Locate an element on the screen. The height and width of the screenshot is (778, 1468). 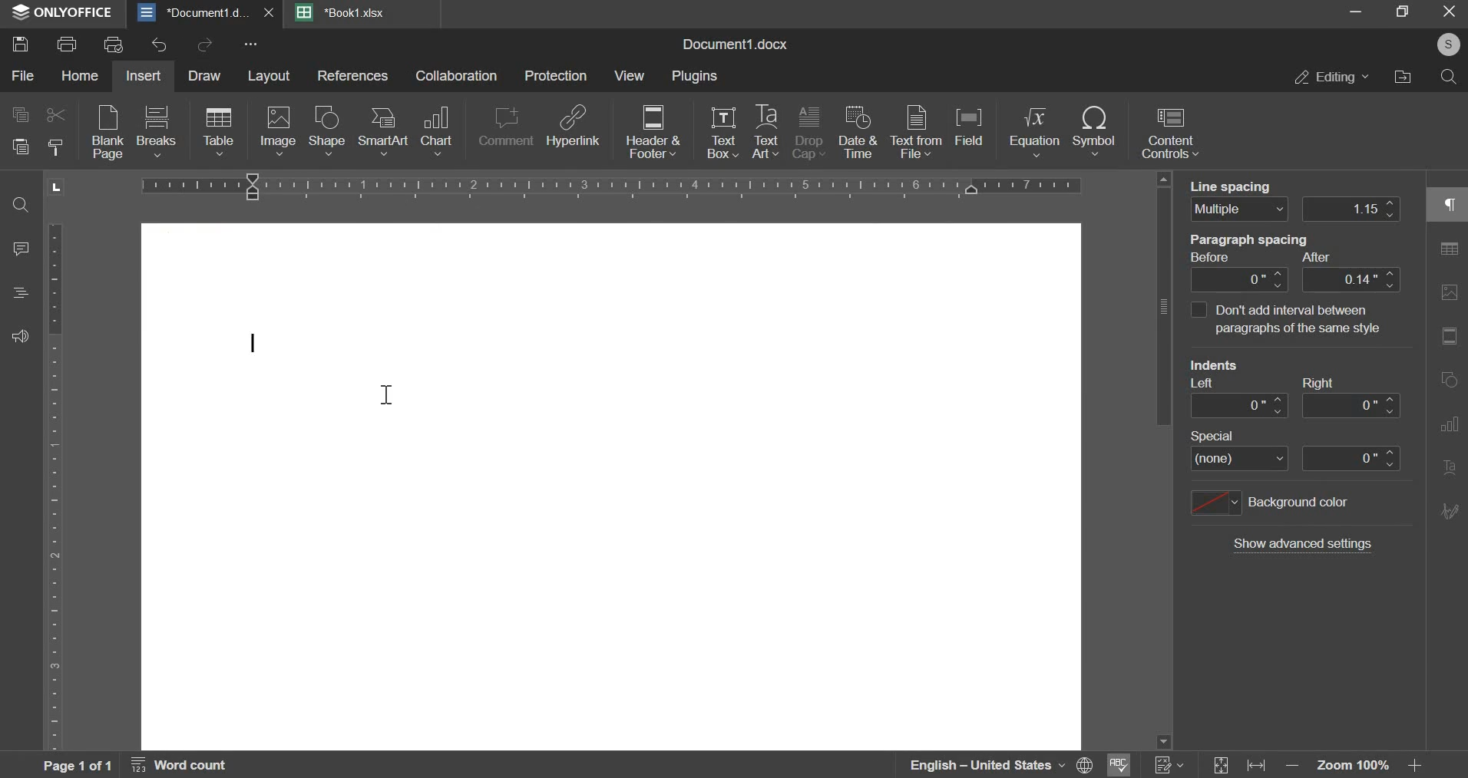
minimize is located at coordinates (1358, 15).